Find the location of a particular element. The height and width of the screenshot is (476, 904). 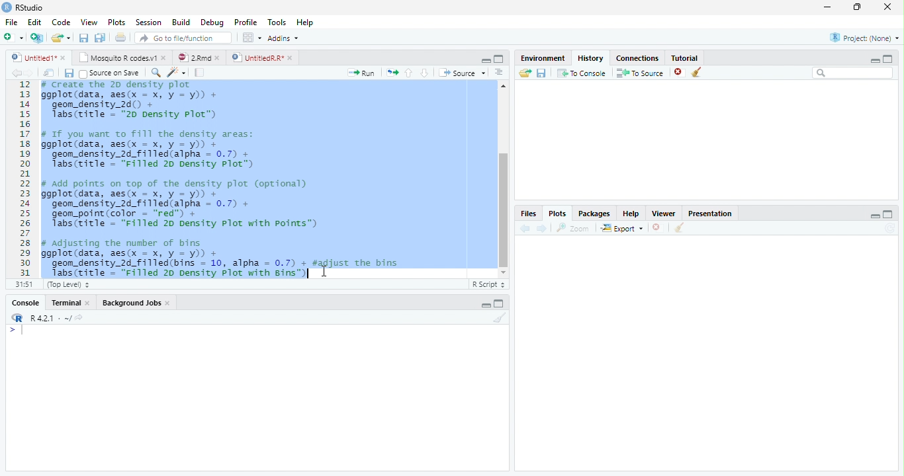

Plots is located at coordinates (116, 22).